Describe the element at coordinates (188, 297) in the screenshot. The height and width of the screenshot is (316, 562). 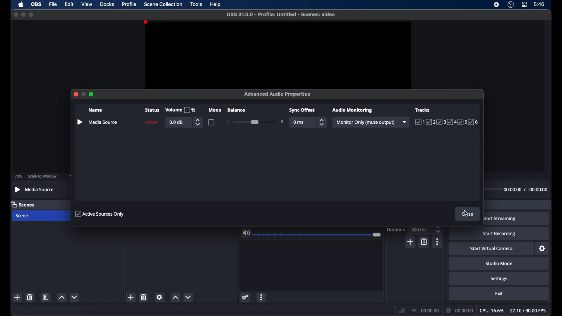
I see `decrement` at that location.